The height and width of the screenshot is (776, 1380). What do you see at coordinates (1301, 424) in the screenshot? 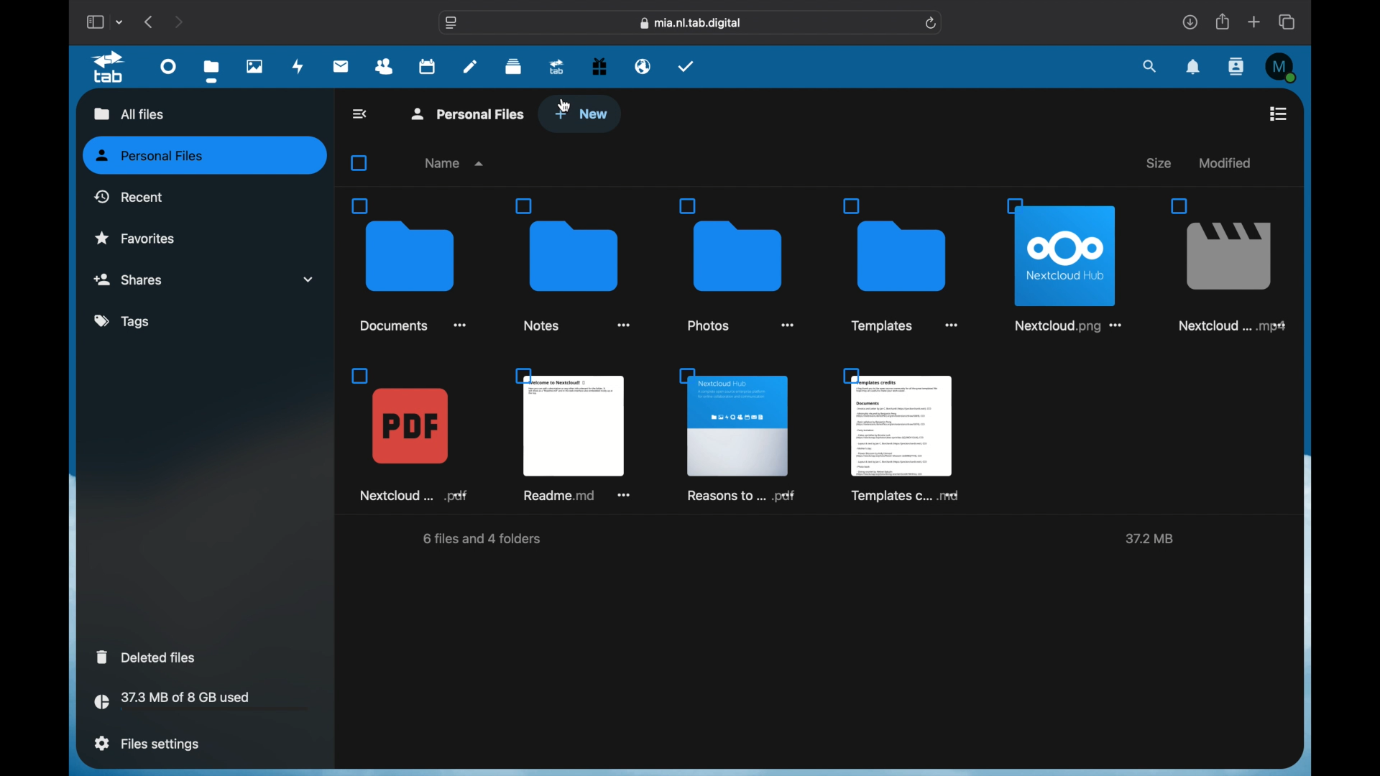
I see `scroll box` at bounding box center [1301, 424].